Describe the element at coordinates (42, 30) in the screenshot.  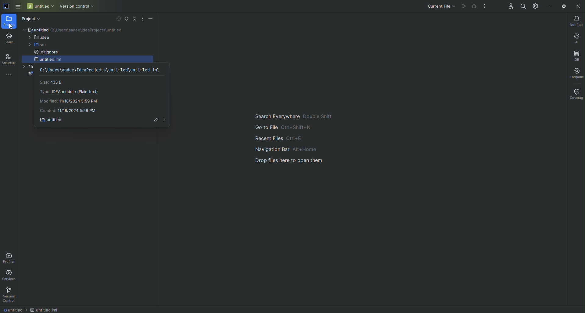
I see `Untitled` at that location.